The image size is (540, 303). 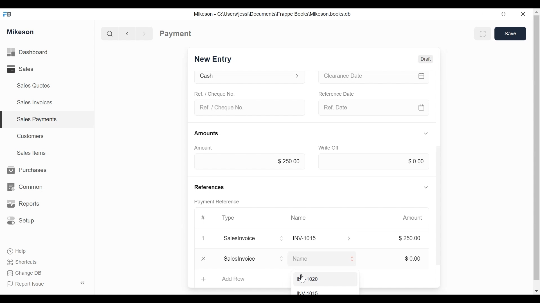 I want to click on Payment, so click(x=175, y=33).